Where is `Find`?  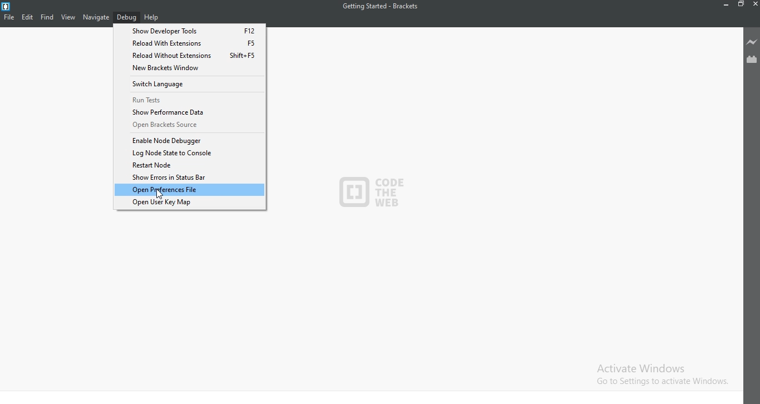
Find is located at coordinates (47, 17).